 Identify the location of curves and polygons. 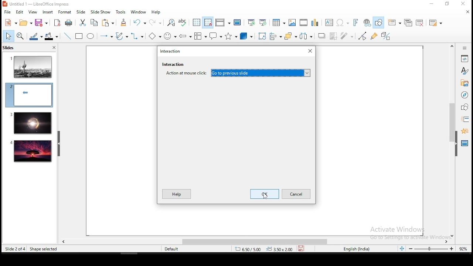
(121, 36).